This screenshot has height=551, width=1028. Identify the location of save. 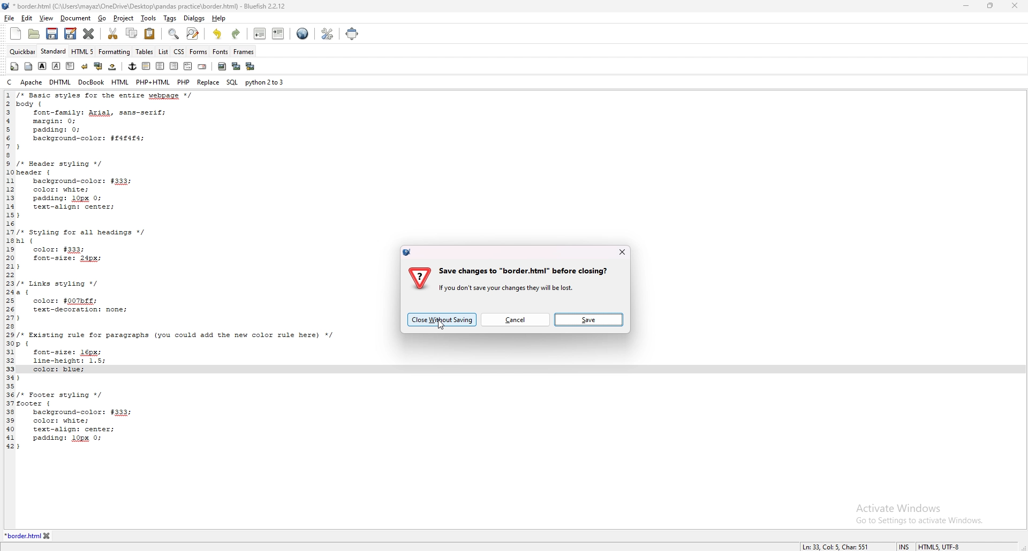
(589, 319).